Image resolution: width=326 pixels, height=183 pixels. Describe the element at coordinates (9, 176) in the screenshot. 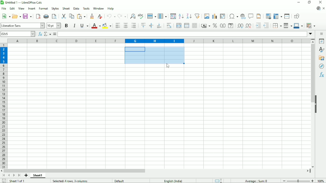

I see `Scroll to previous page` at that location.